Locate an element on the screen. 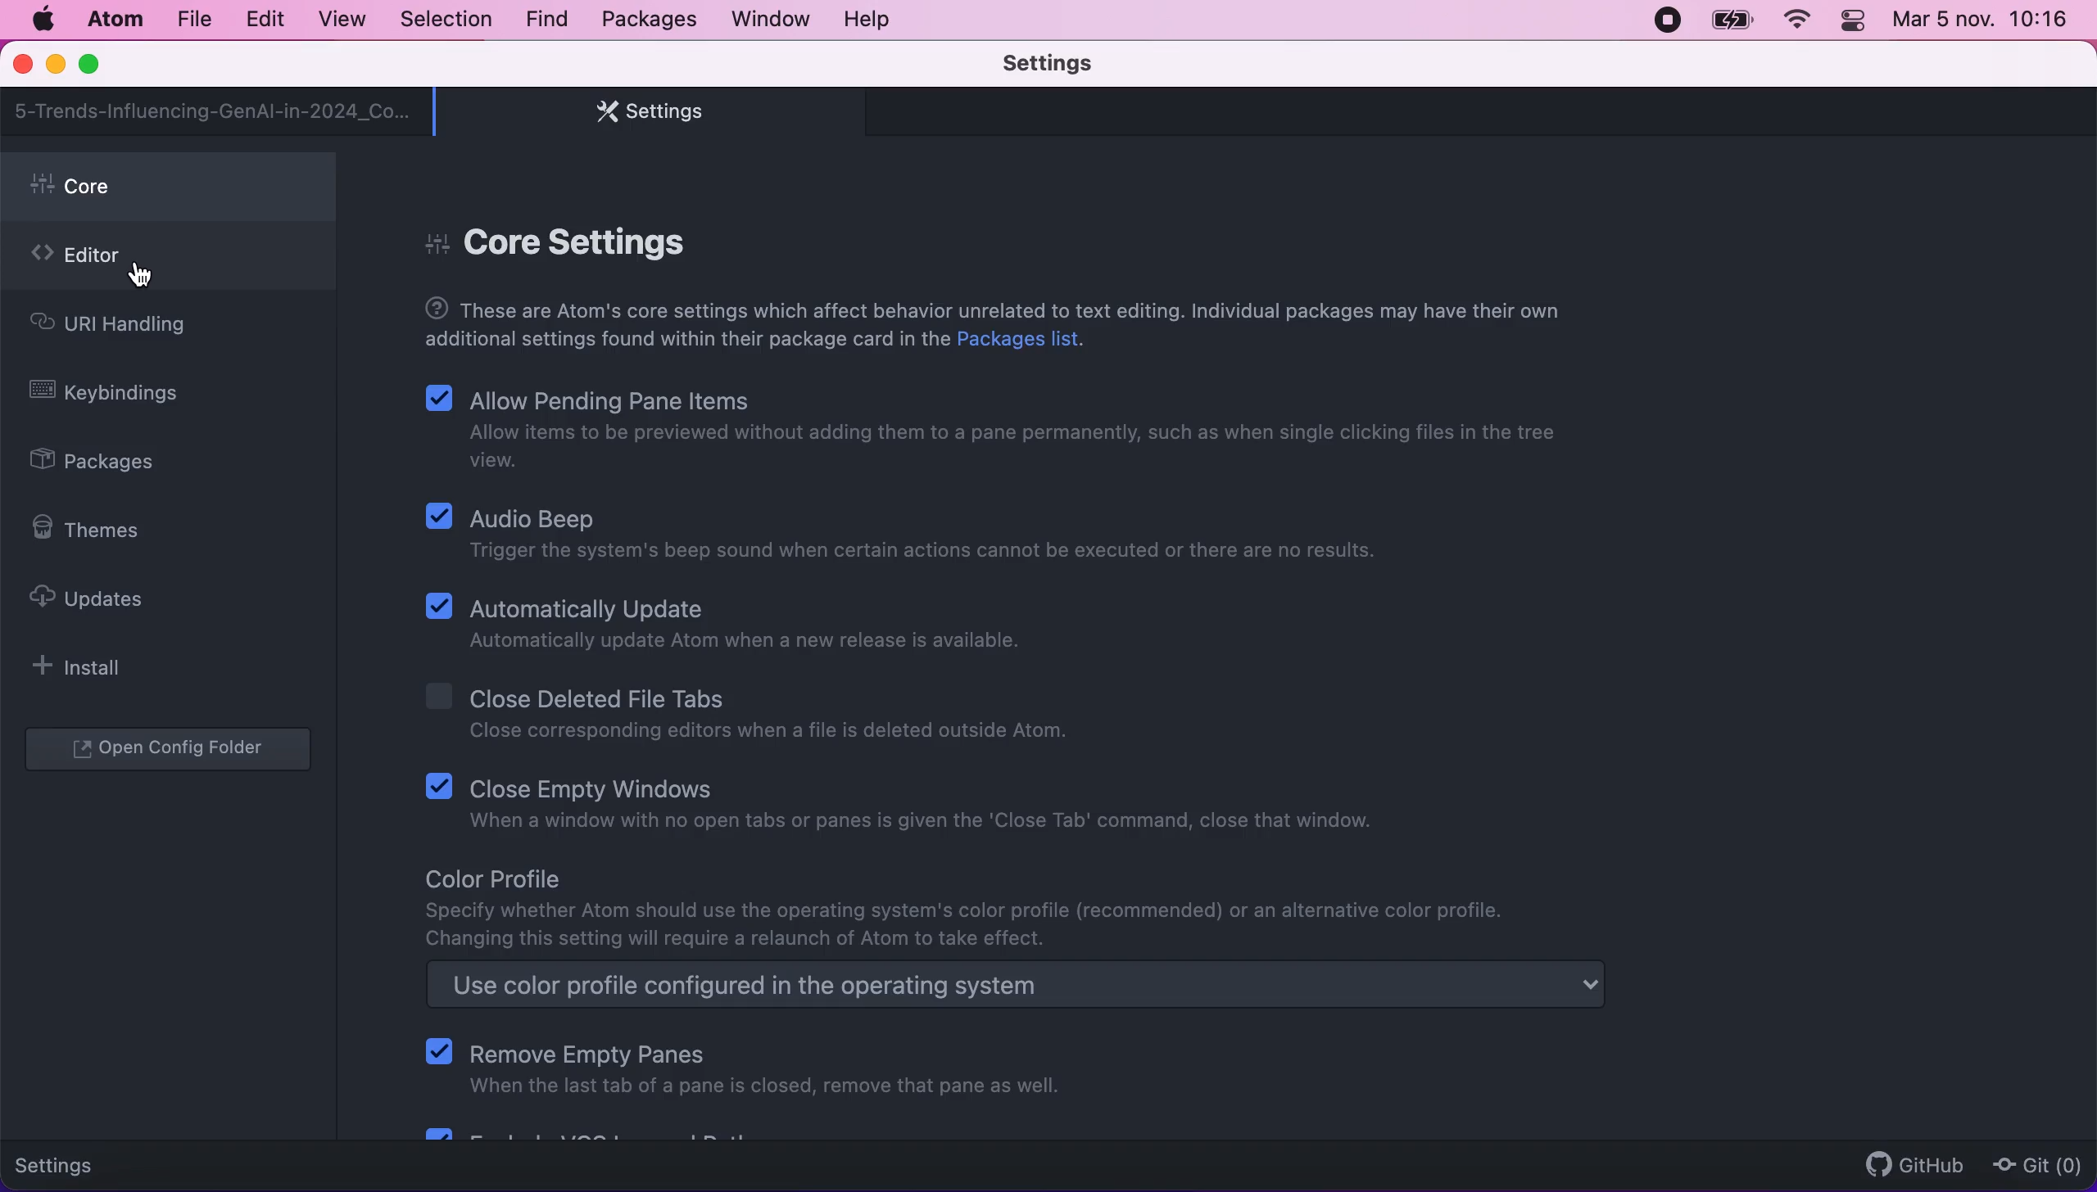 The height and width of the screenshot is (1192, 2097). help is located at coordinates (872, 19).